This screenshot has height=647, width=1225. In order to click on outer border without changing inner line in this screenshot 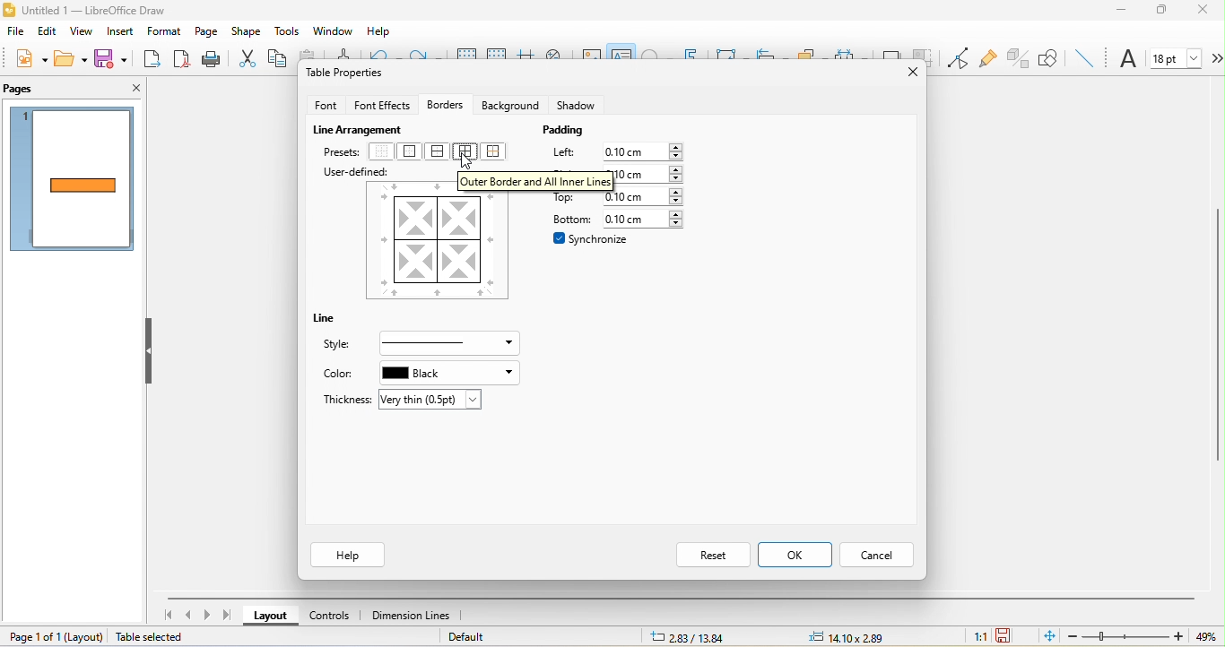, I will do `click(498, 151)`.